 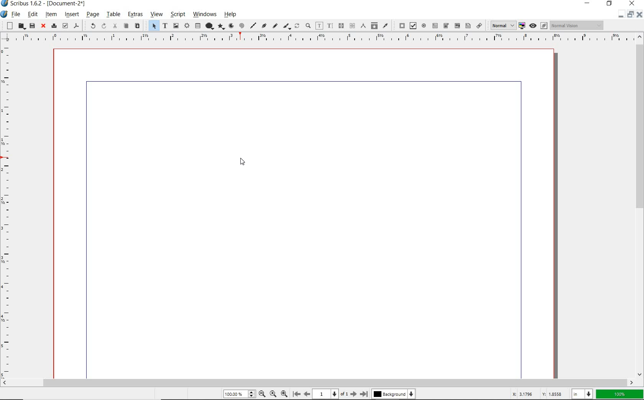 What do you see at coordinates (43, 26) in the screenshot?
I see `close` at bounding box center [43, 26].